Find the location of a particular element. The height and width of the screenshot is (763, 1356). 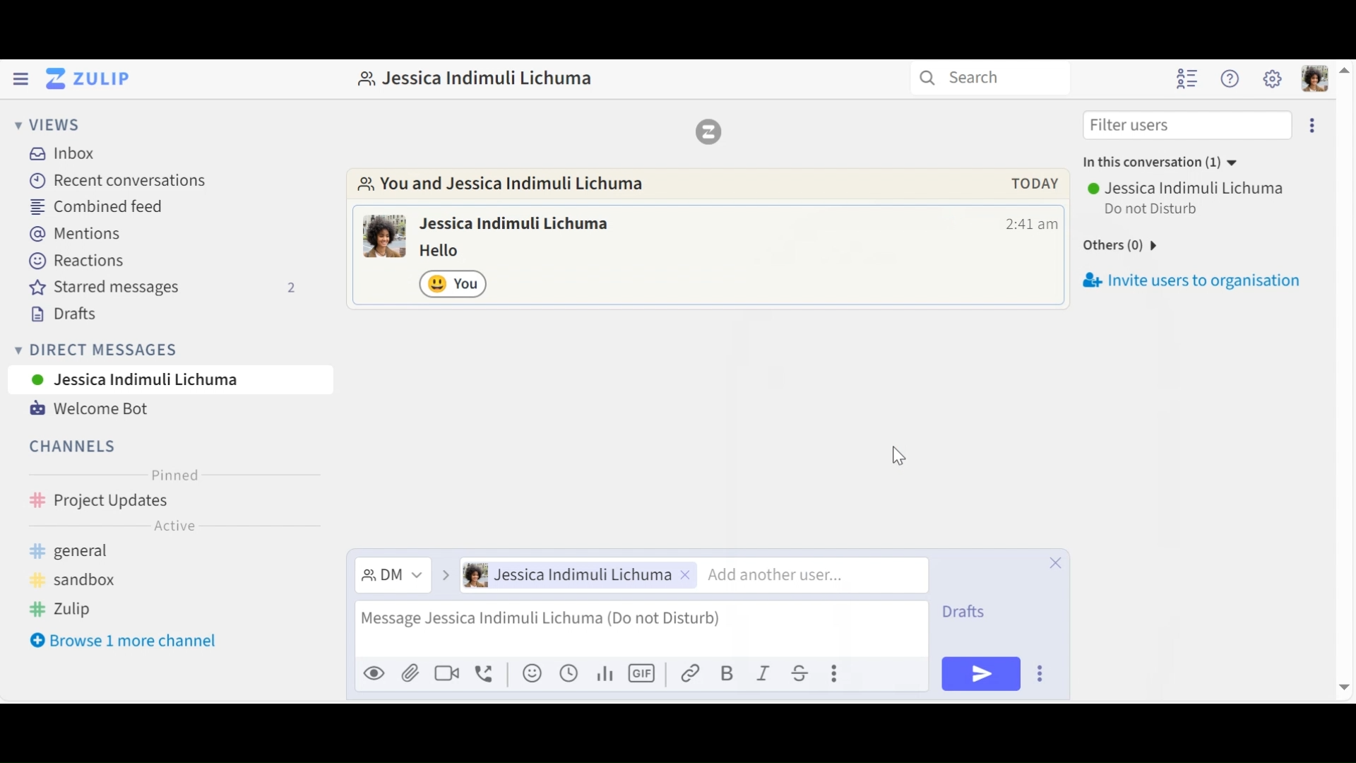

Zulip is located at coordinates (707, 131).